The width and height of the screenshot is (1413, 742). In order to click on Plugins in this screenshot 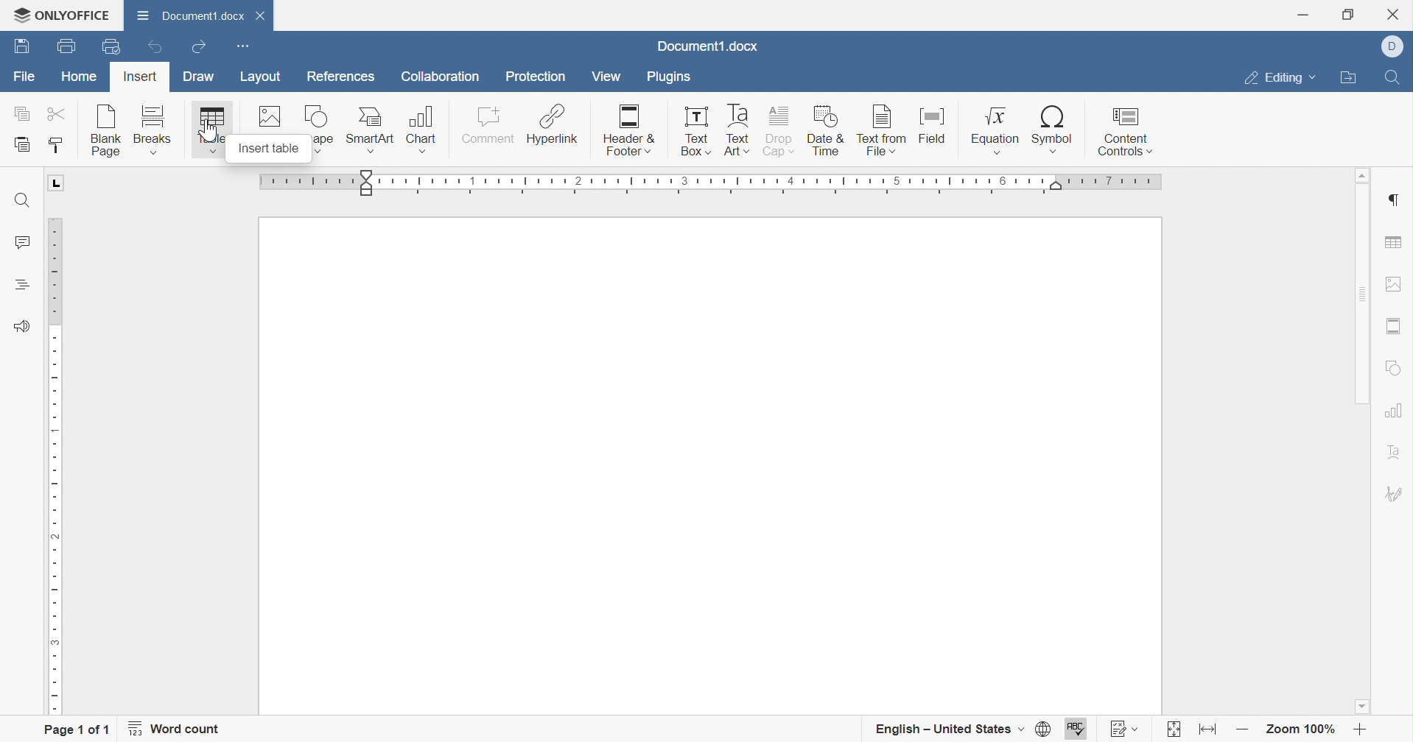, I will do `click(673, 75)`.